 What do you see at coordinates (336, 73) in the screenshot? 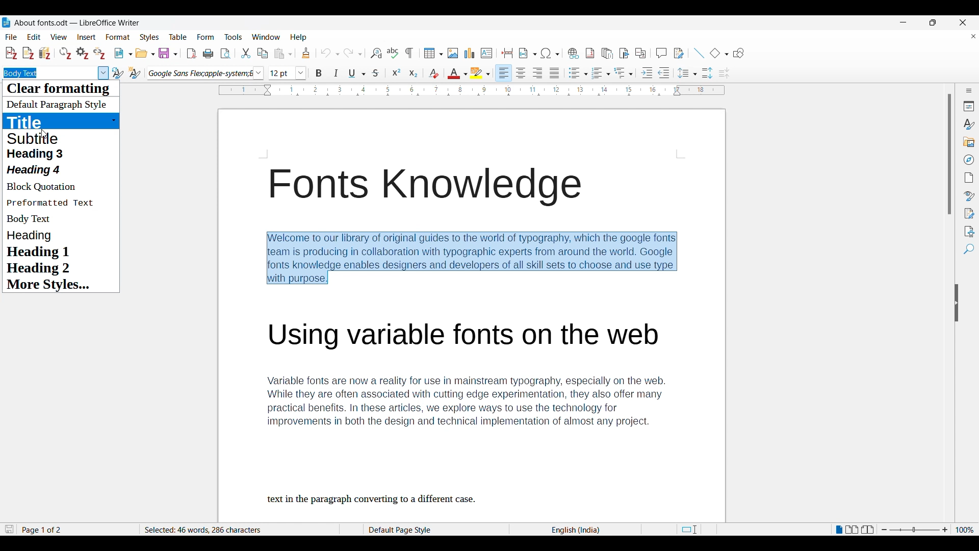
I see `Italics` at bounding box center [336, 73].